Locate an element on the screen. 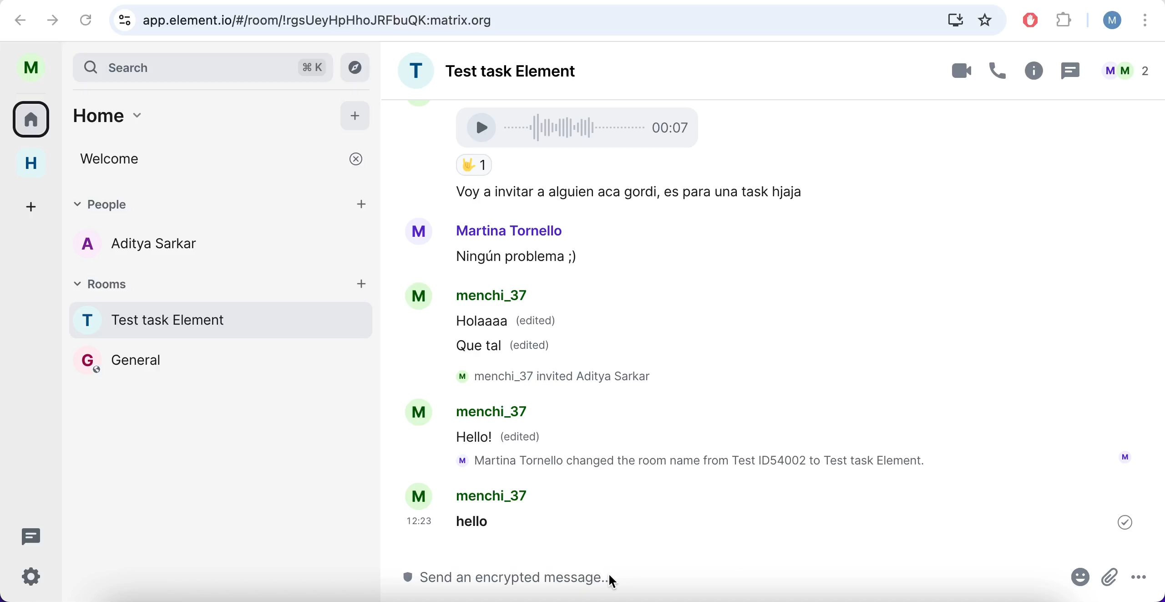 This screenshot has width=1165, height=602. 12:23 is located at coordinates (421, 521).